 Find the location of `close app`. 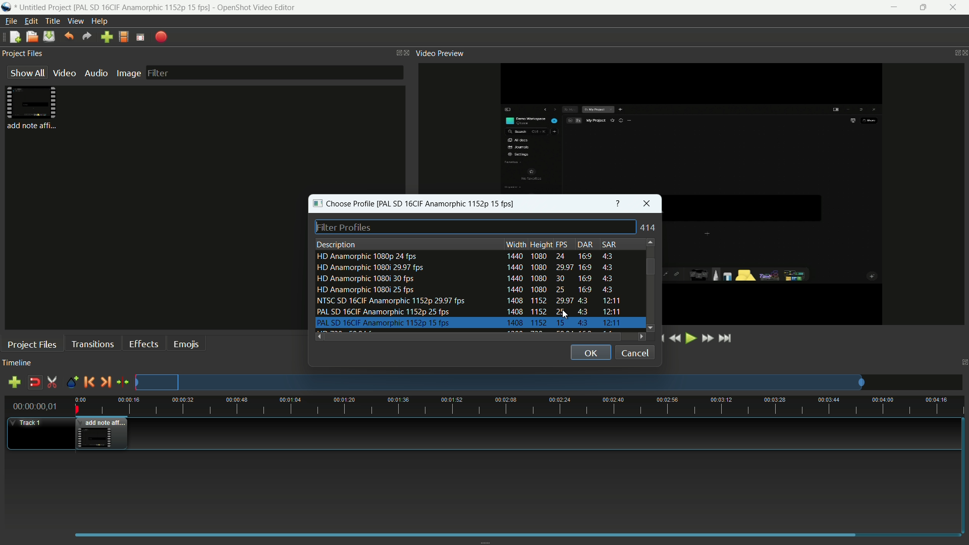

close app is located at coordinates (956, 8).